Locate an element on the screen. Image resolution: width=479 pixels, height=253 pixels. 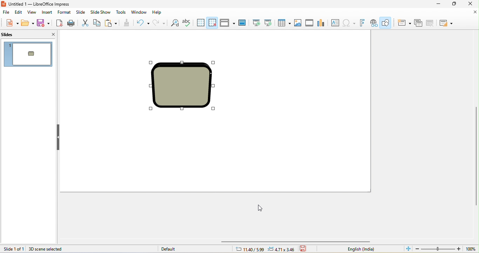
file is located at coordinates (6, 12).